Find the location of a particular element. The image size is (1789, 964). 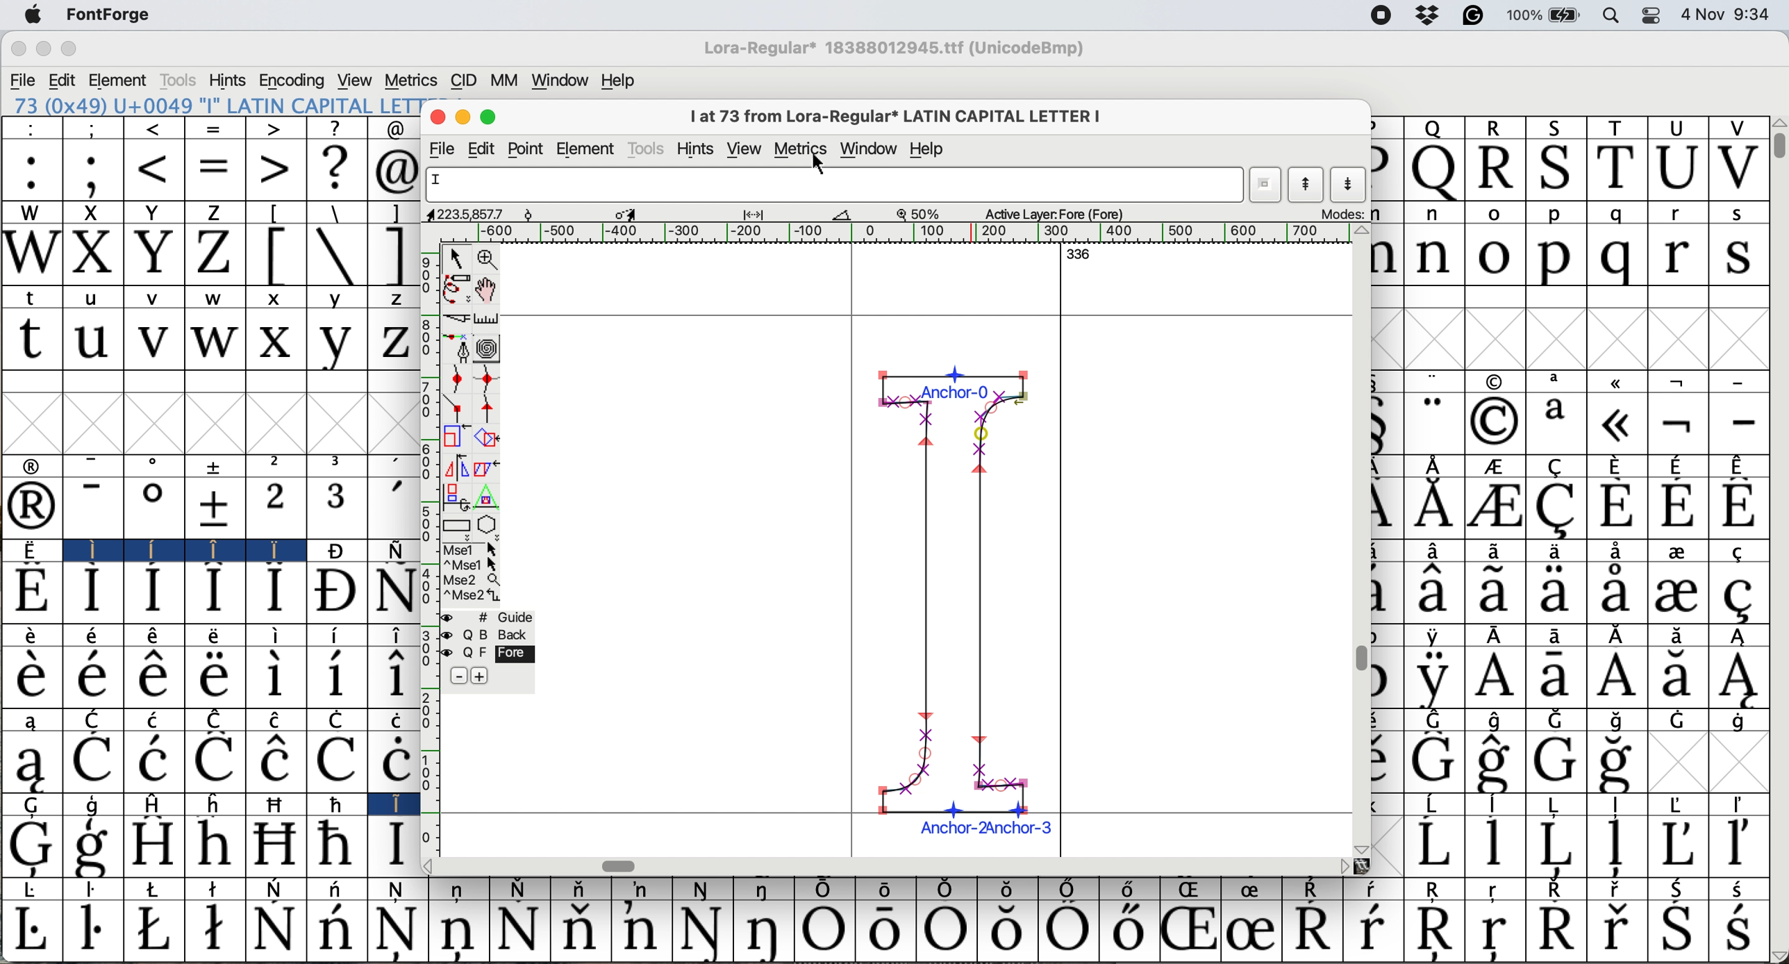

 is located at coordinates (753, 212).